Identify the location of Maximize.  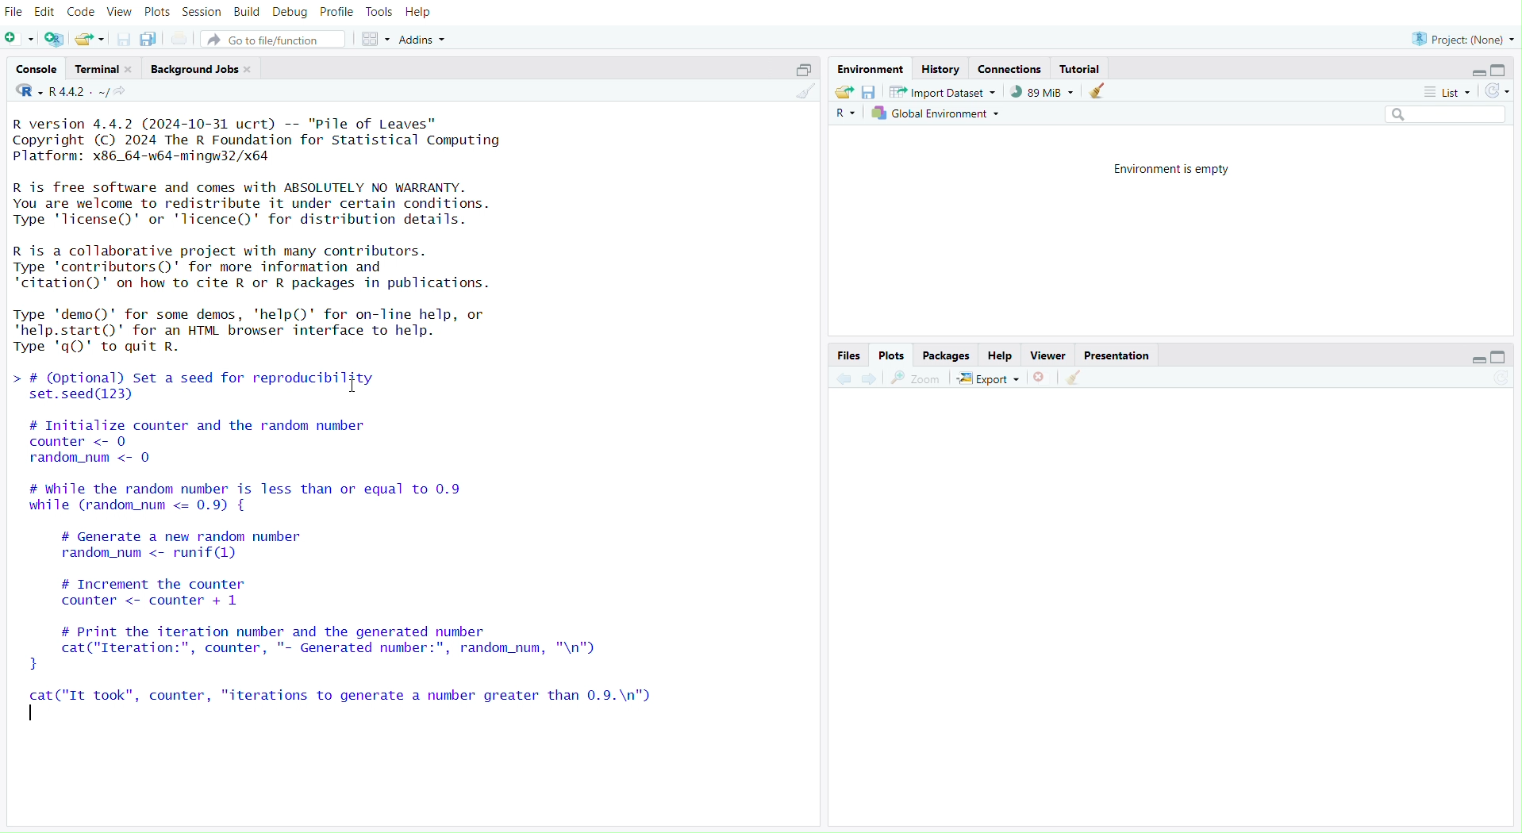
(1501, 355).